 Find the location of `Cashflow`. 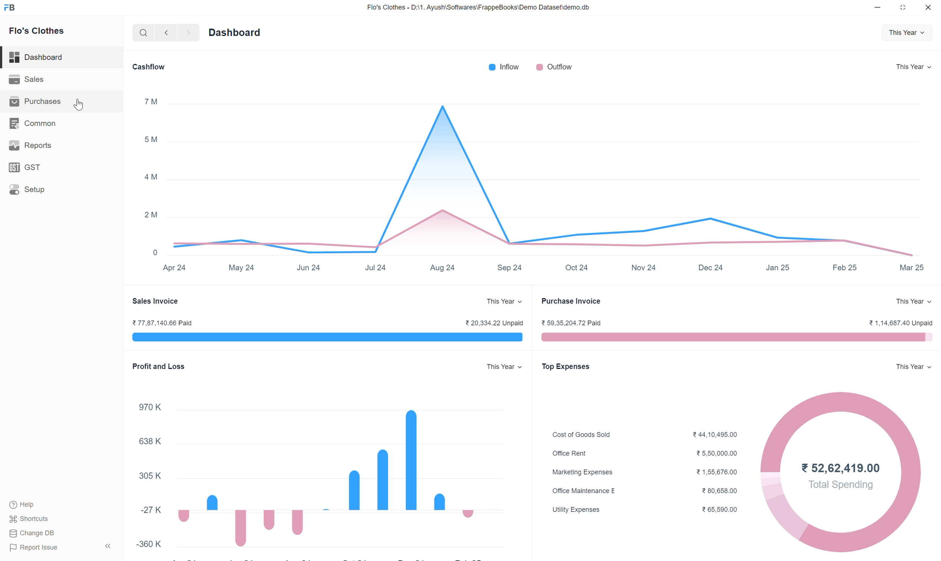

Cashflow is located at coordinates (148, 67).